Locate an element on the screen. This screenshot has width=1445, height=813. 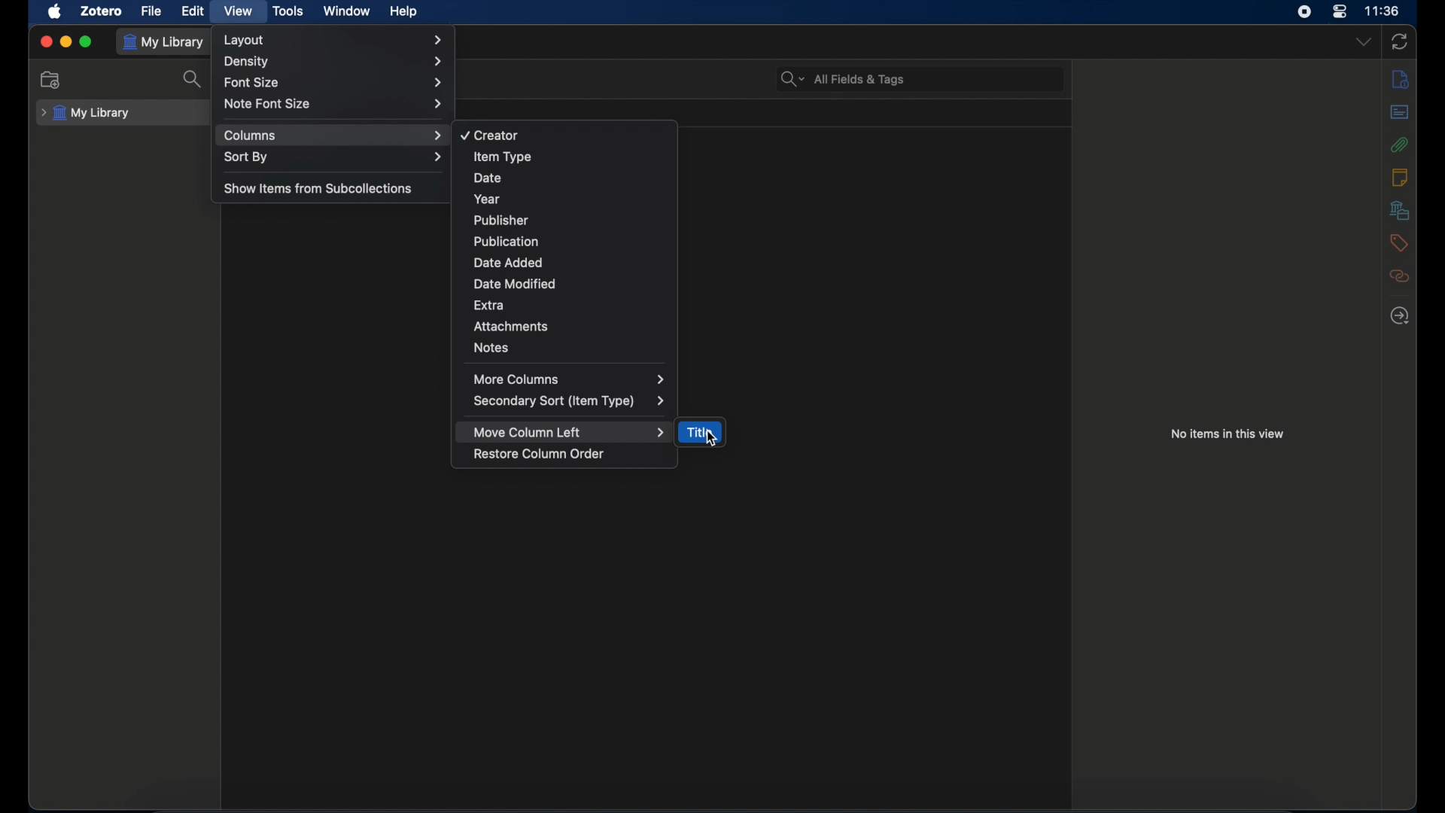
title is located at coordinates (699, 431).